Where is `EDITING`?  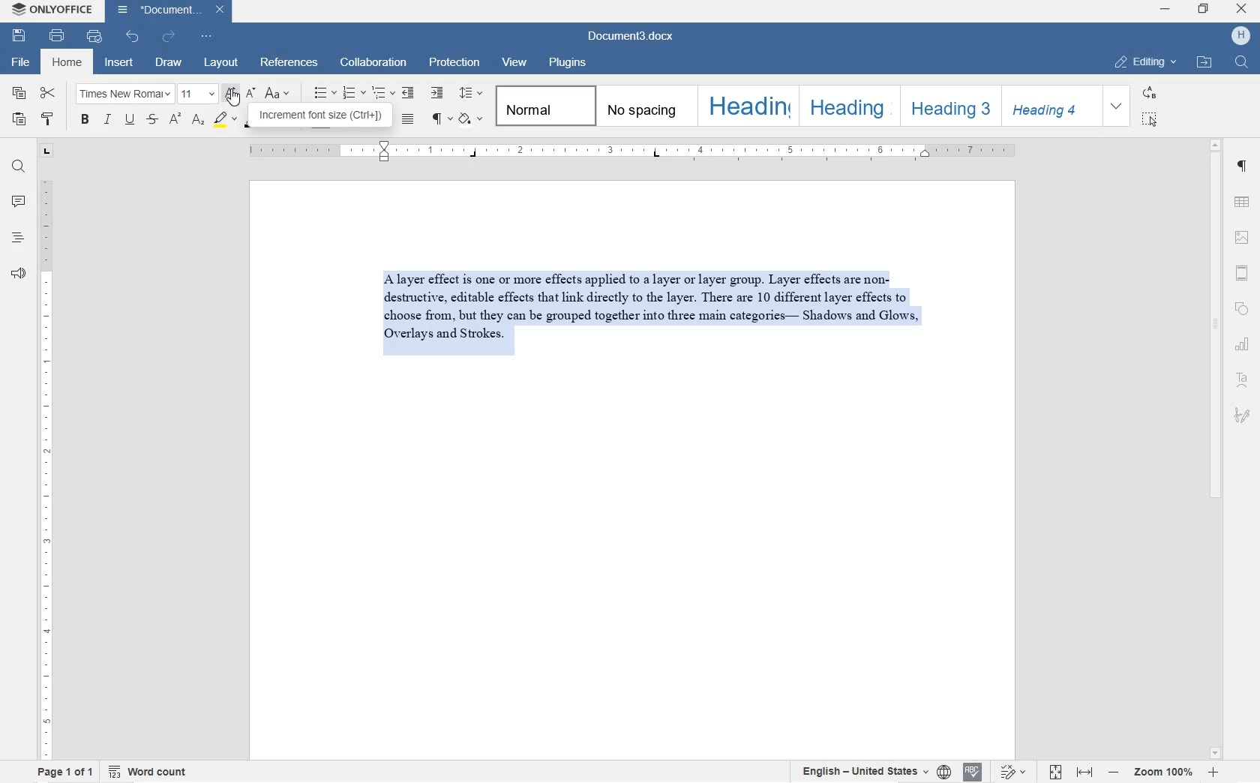 EDITING is located at coordinates (1148, 62).